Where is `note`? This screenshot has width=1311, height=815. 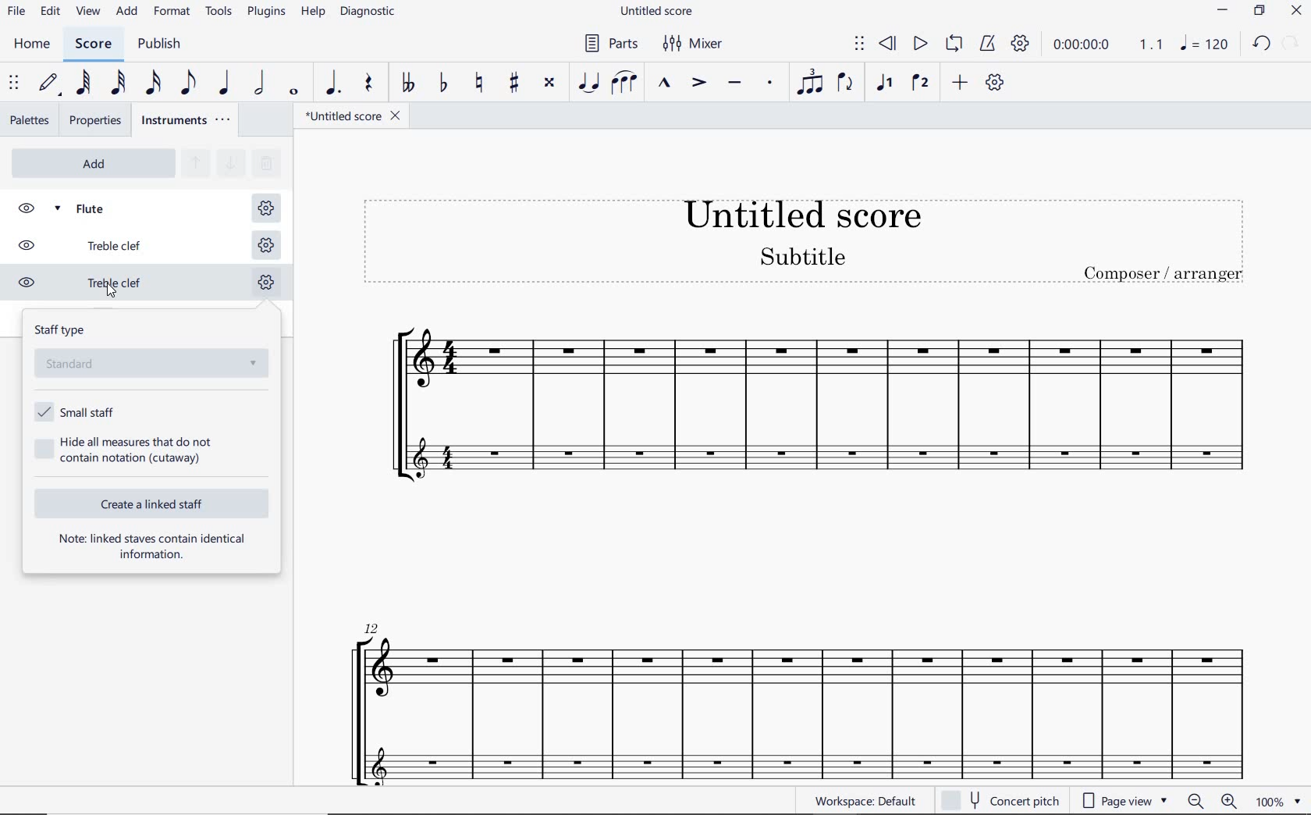 note is located at coordinates (1208, 43).